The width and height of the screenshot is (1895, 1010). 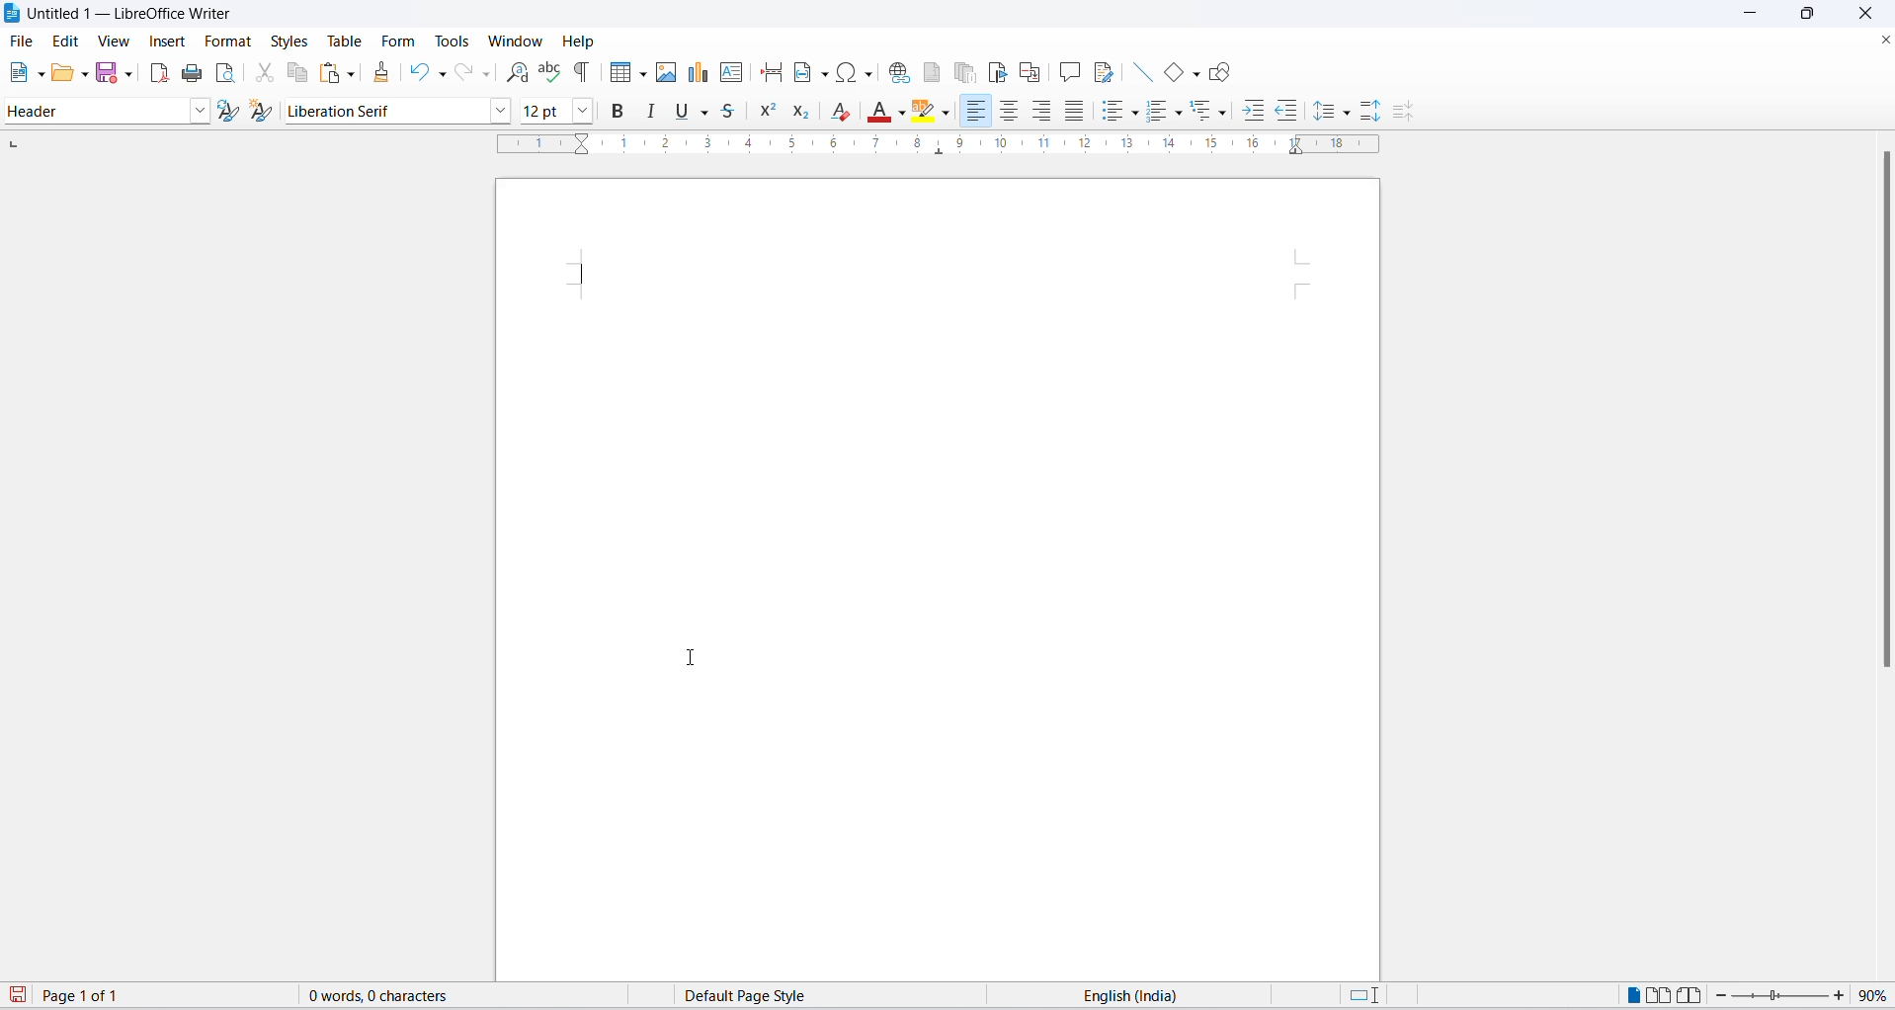 I want to click on increase indent, so click(x=1254, y=113).